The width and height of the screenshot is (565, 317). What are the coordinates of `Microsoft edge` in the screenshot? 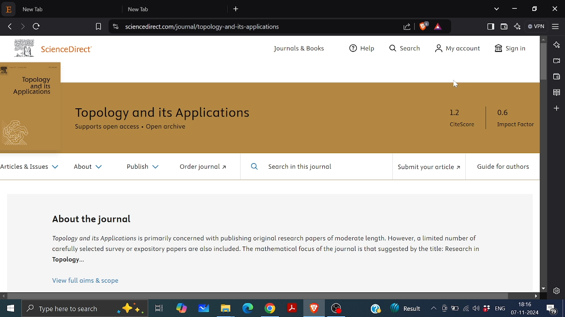 It's located at (248, 309).